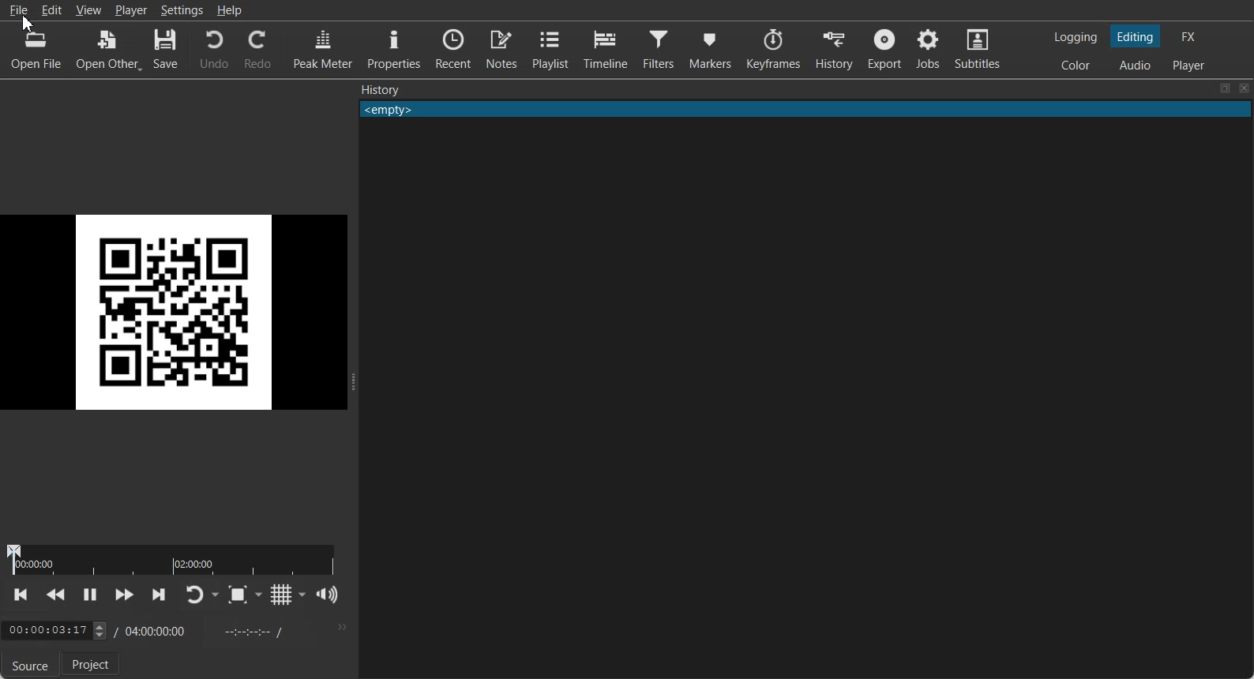  I want to click on Settings, so click(182, 10).